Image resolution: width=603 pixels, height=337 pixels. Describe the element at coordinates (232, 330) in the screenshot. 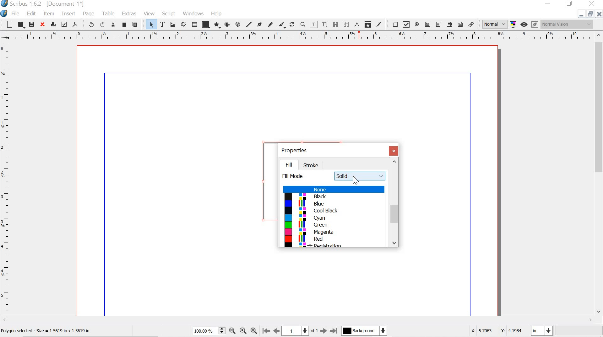

I see `zoom out` at that location.